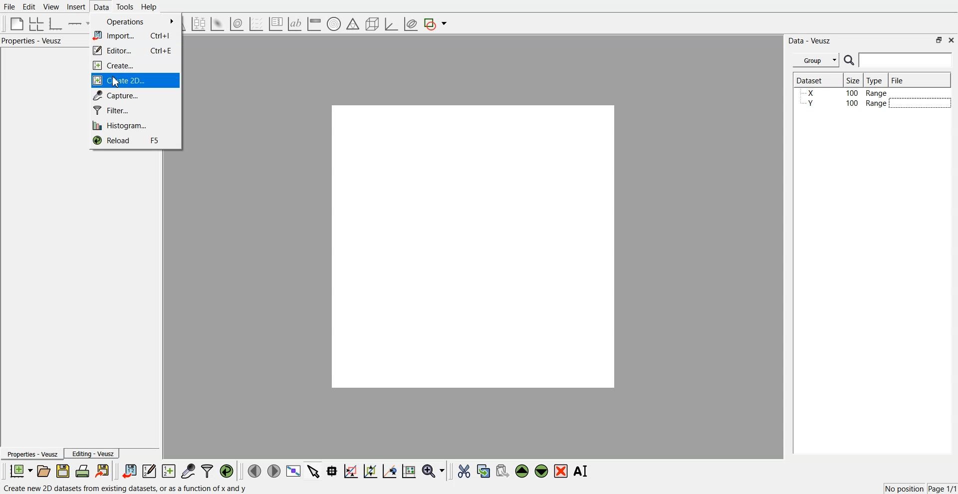  I want to click on Reload, so click(134, 141).